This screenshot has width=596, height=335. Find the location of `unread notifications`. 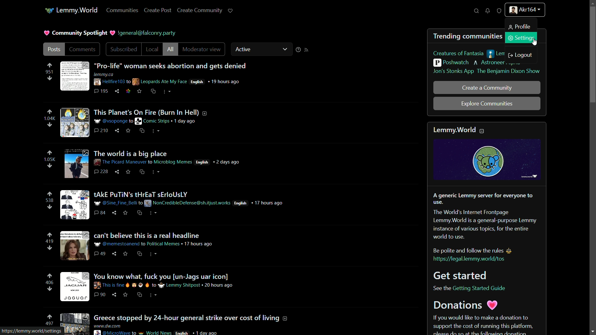

unread notifications is located at coordinates (487, 11).